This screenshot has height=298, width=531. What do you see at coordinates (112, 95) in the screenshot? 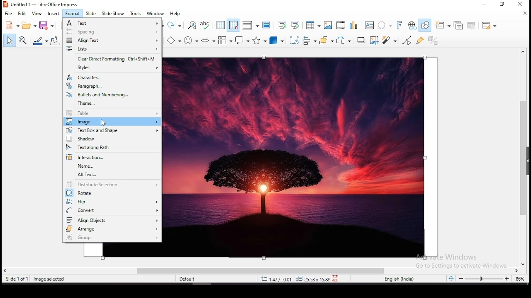
I see `bullets and numbering` at bounding box center [112, 95].